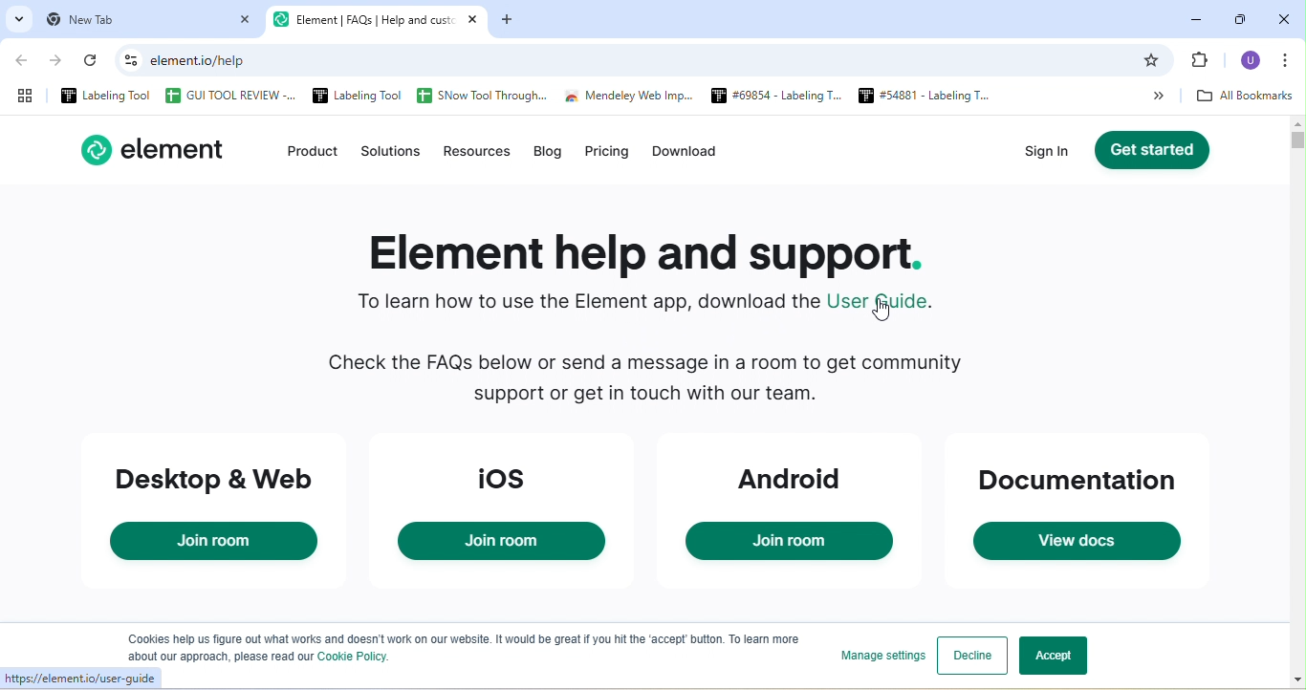  What do you see at coordinates (107, 96) in the screenshot?
I see `Labeling Tool` at bounding box center [107, 96].